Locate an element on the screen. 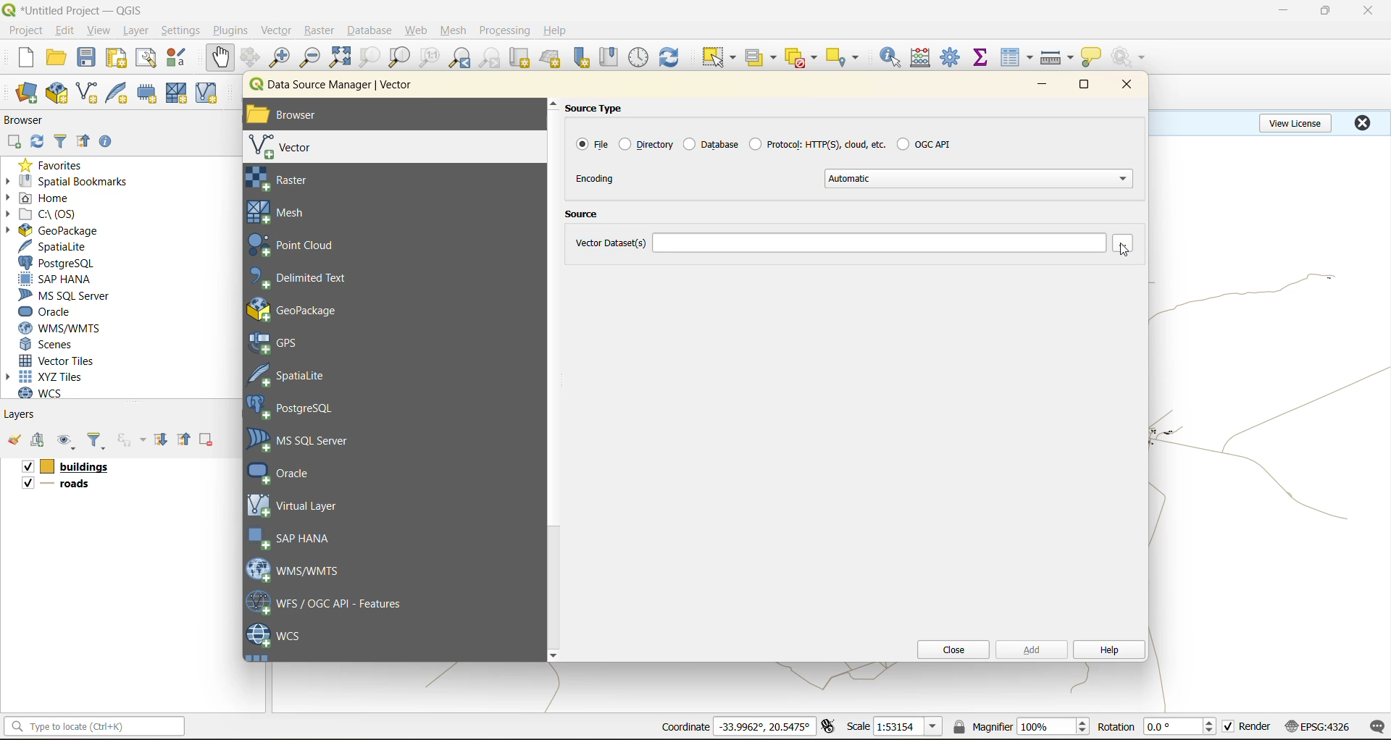  render is located at coordinates (1256, 726).